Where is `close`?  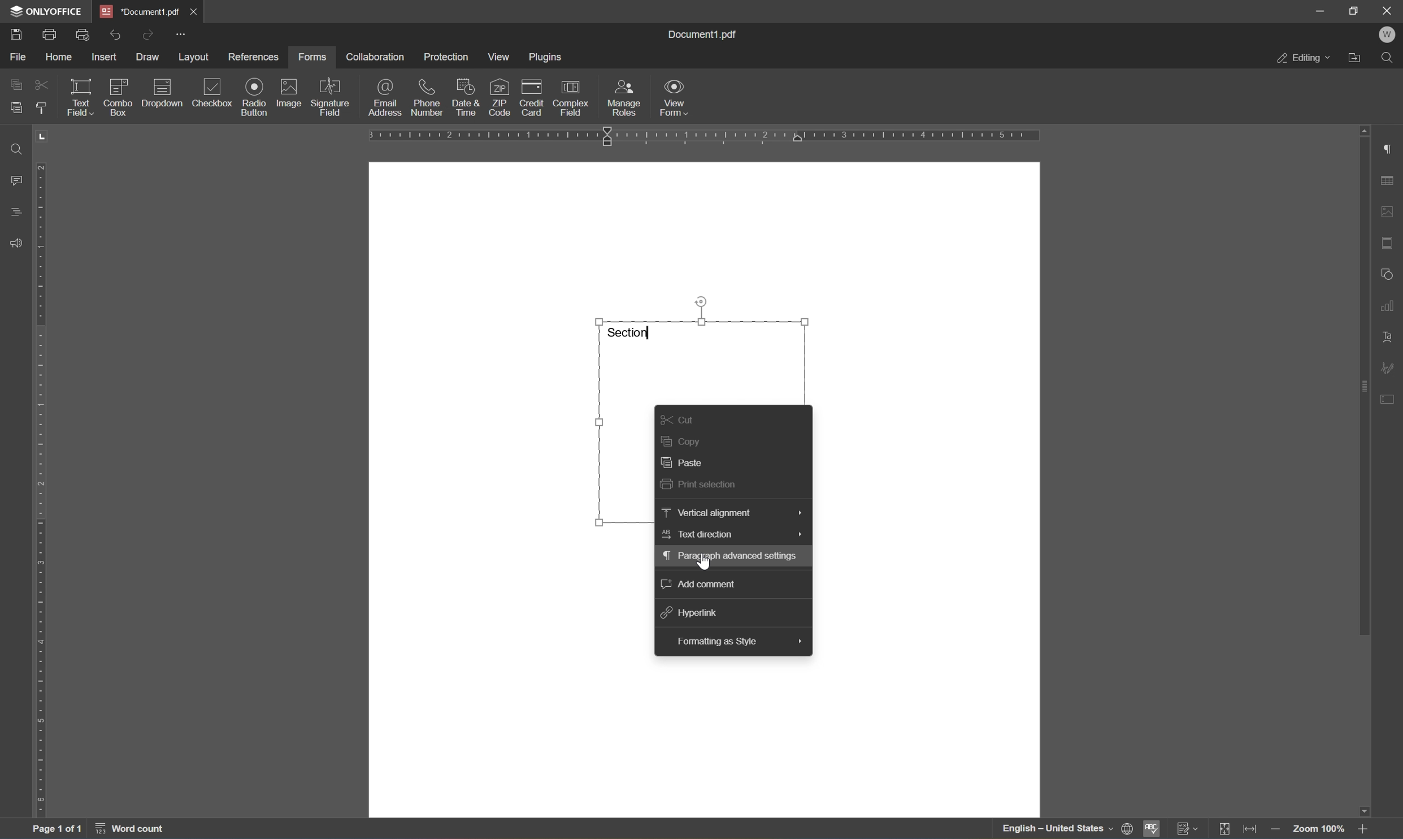 close is located at coordinates (1388, 10).